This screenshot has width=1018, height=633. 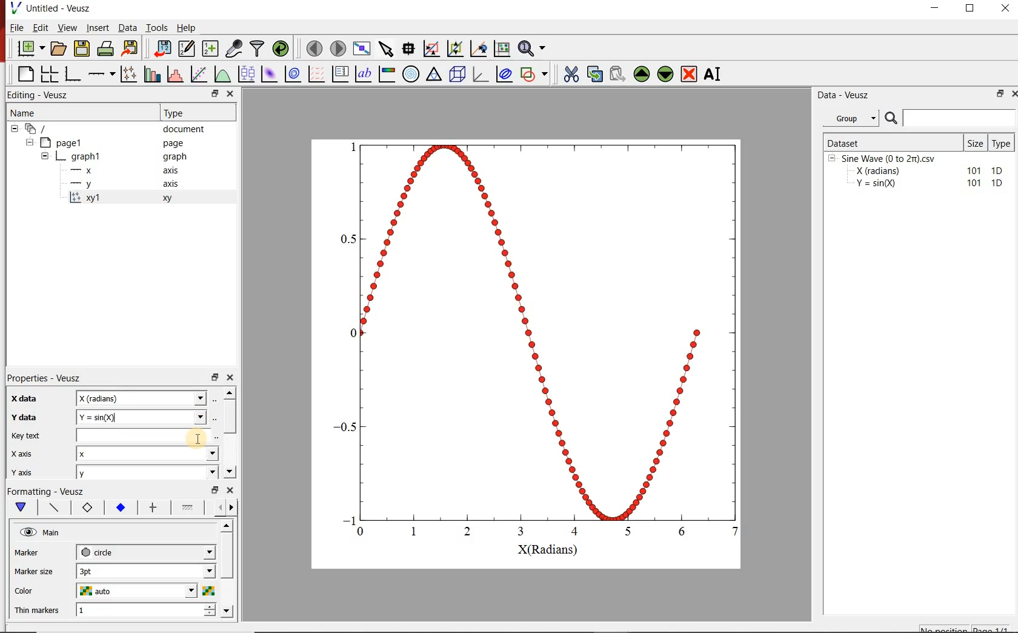 What do you see at coordinates (17, 27) in the screenshot?
I see `File` at bounding box center [17, 27].